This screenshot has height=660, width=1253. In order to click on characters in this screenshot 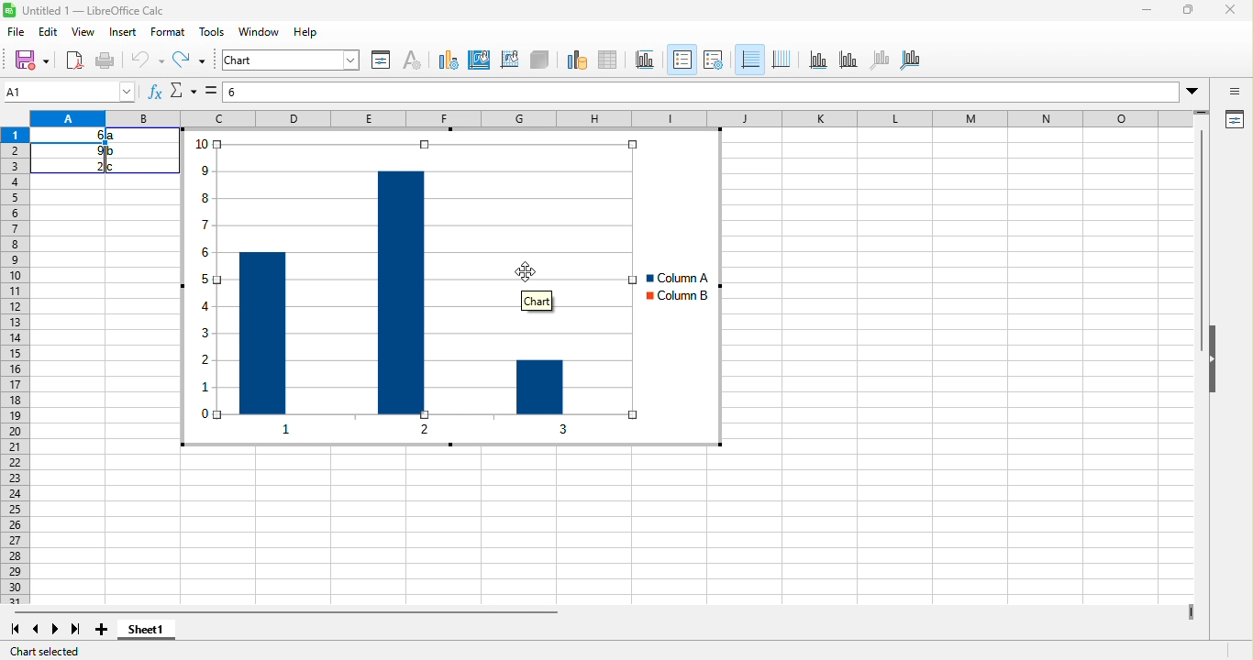, I will do `click(411, 59)`.